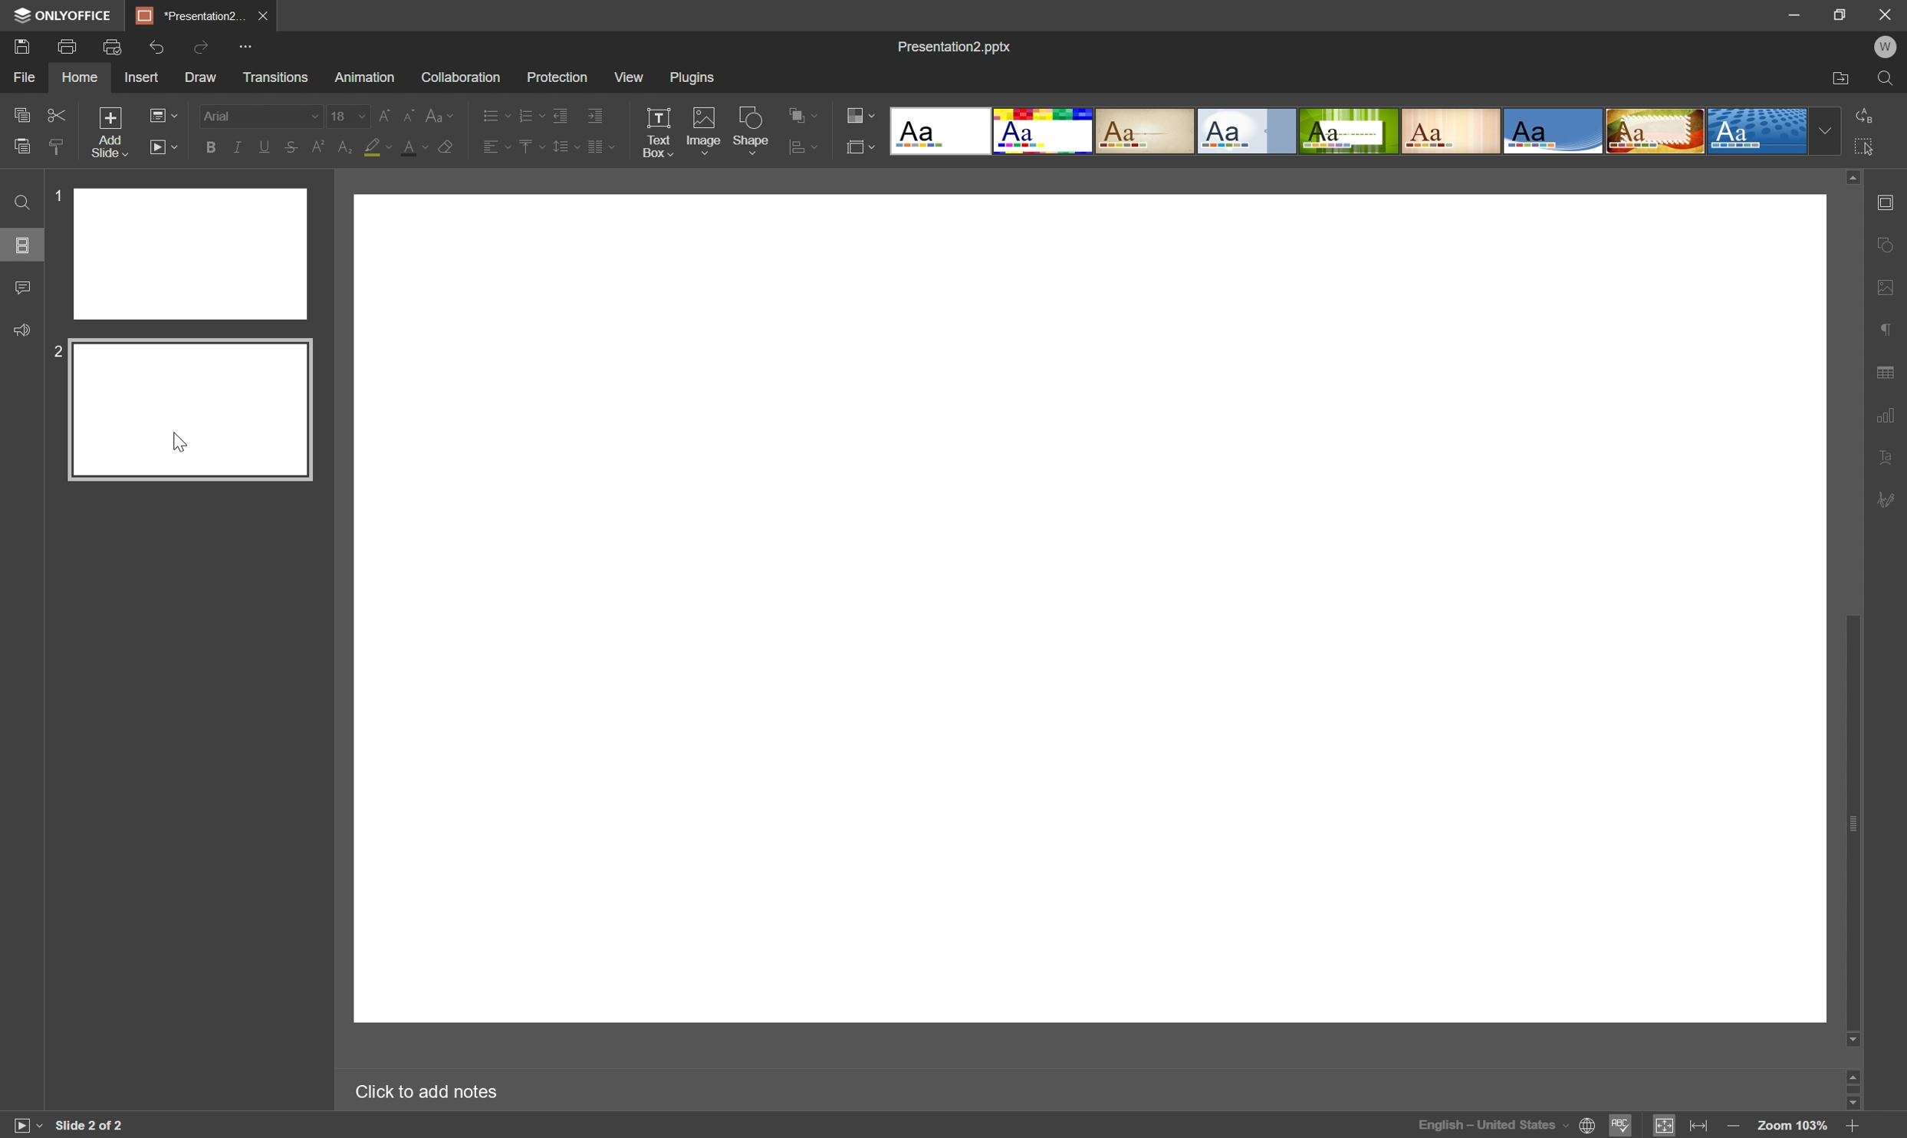 The height and width of the screenshot is (1138, 1907). Describe the element at coordinates (198, 75) in the screenshot. I see `Draw` at that location.